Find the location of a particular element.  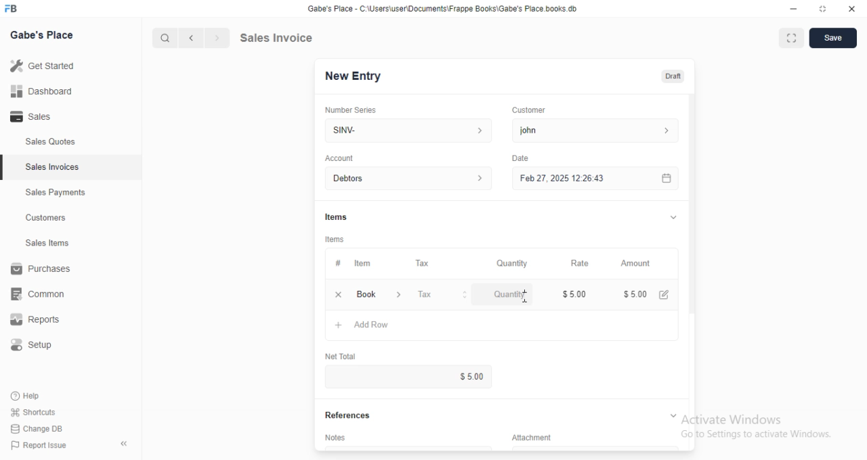

Net total is located at coordinates (339, 357).